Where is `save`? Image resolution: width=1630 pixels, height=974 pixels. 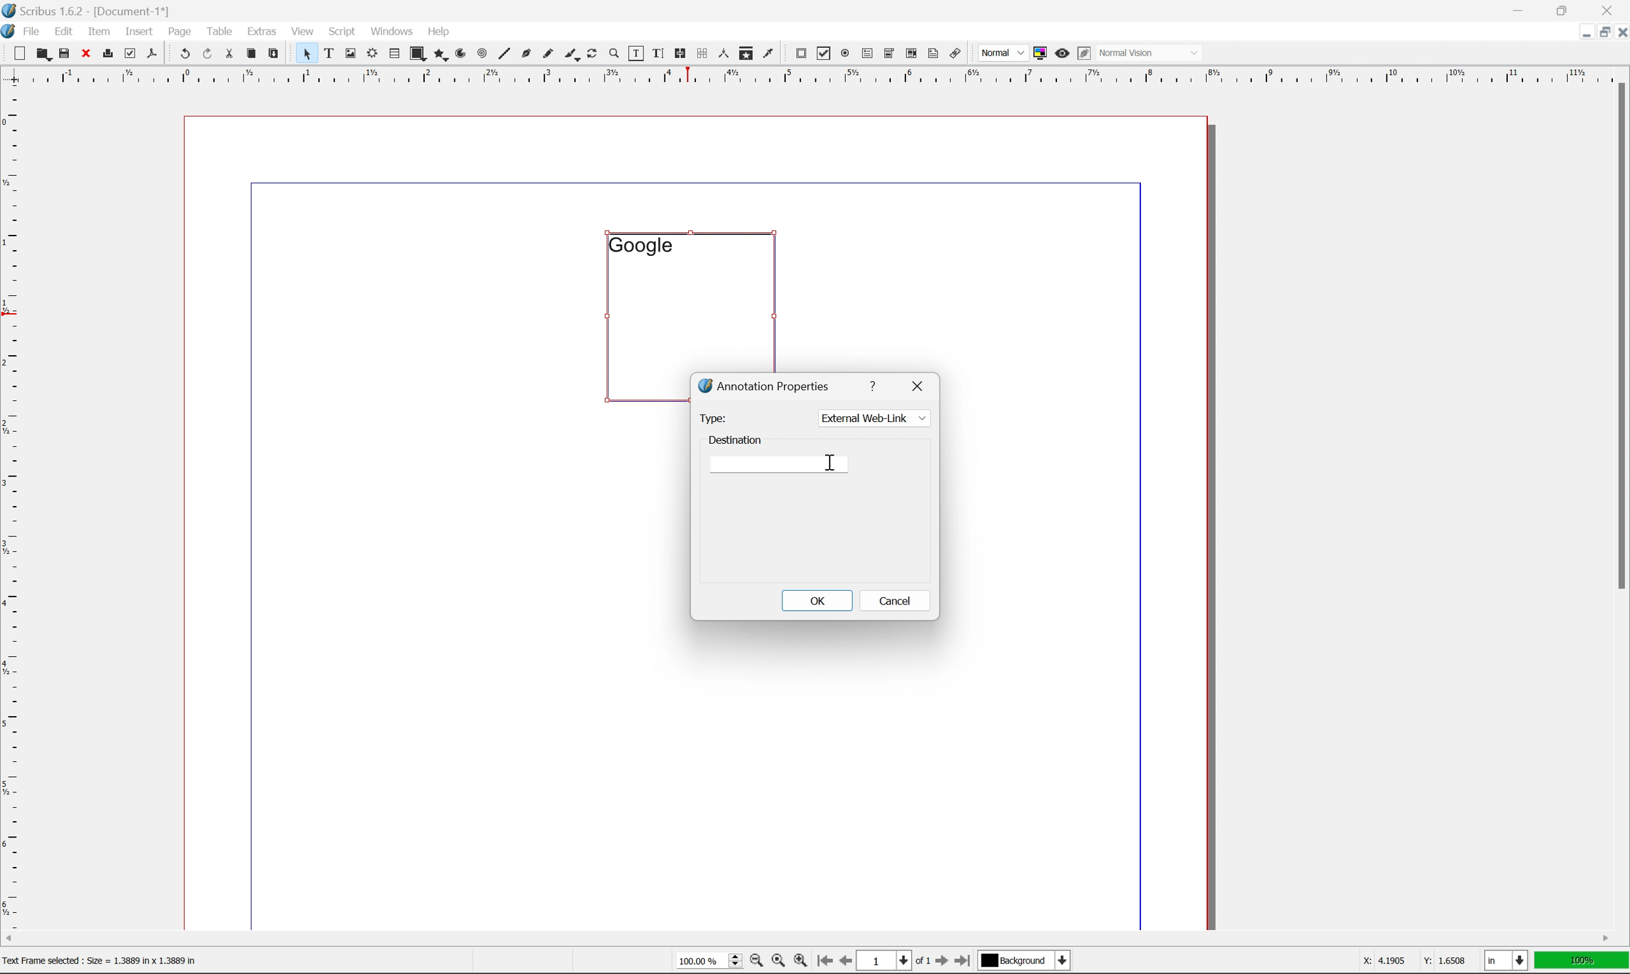
save is located at coordinates (64, 53).